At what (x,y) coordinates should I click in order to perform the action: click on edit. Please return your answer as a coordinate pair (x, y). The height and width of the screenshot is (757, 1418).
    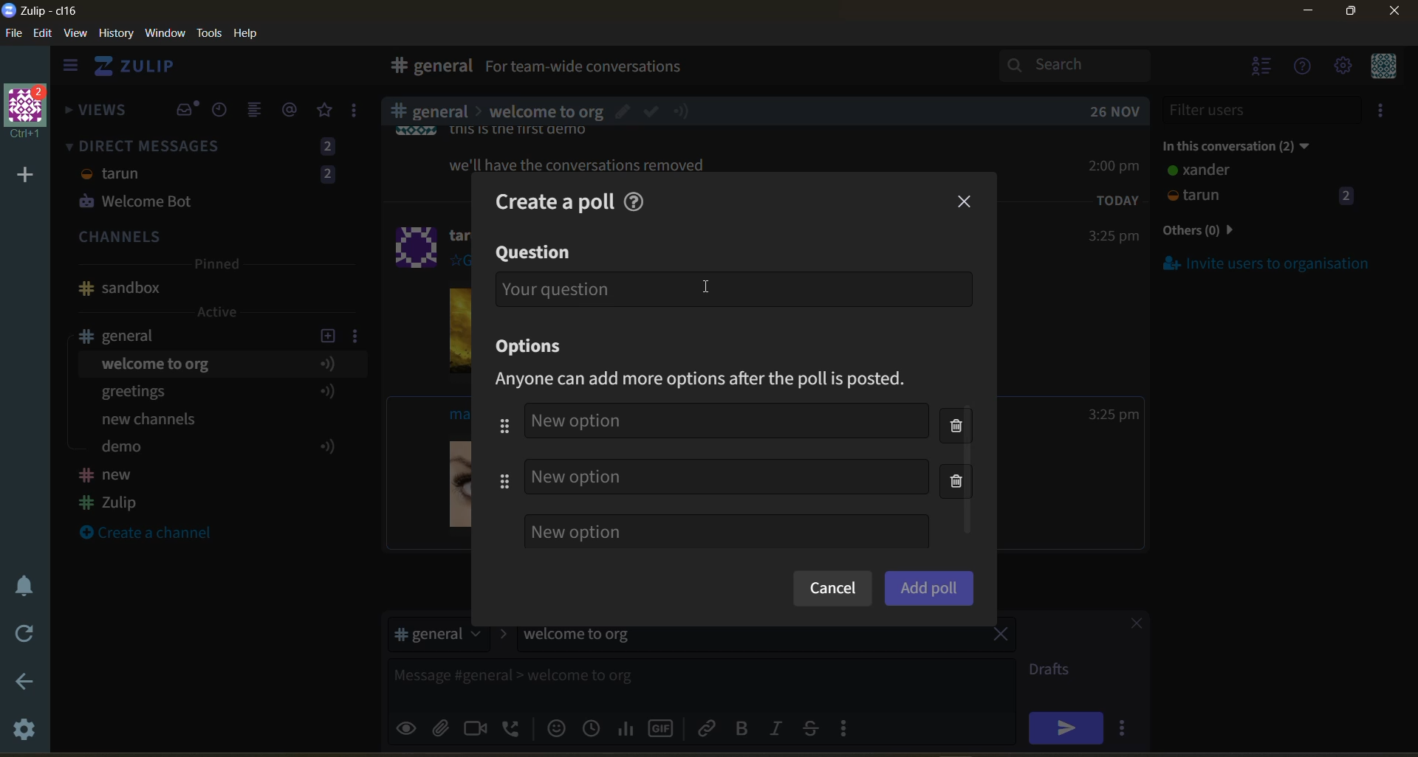
    Looking at the image, I should click on (43, 35).